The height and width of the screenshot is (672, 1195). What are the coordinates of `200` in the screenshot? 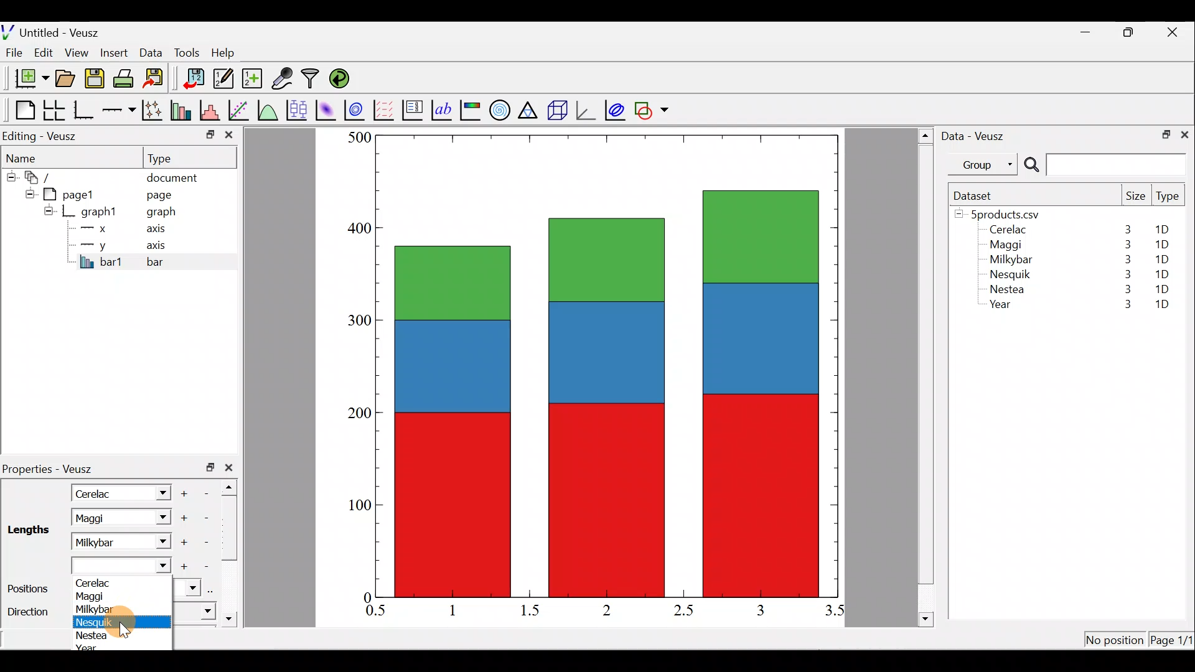 It's located at (360, 415).